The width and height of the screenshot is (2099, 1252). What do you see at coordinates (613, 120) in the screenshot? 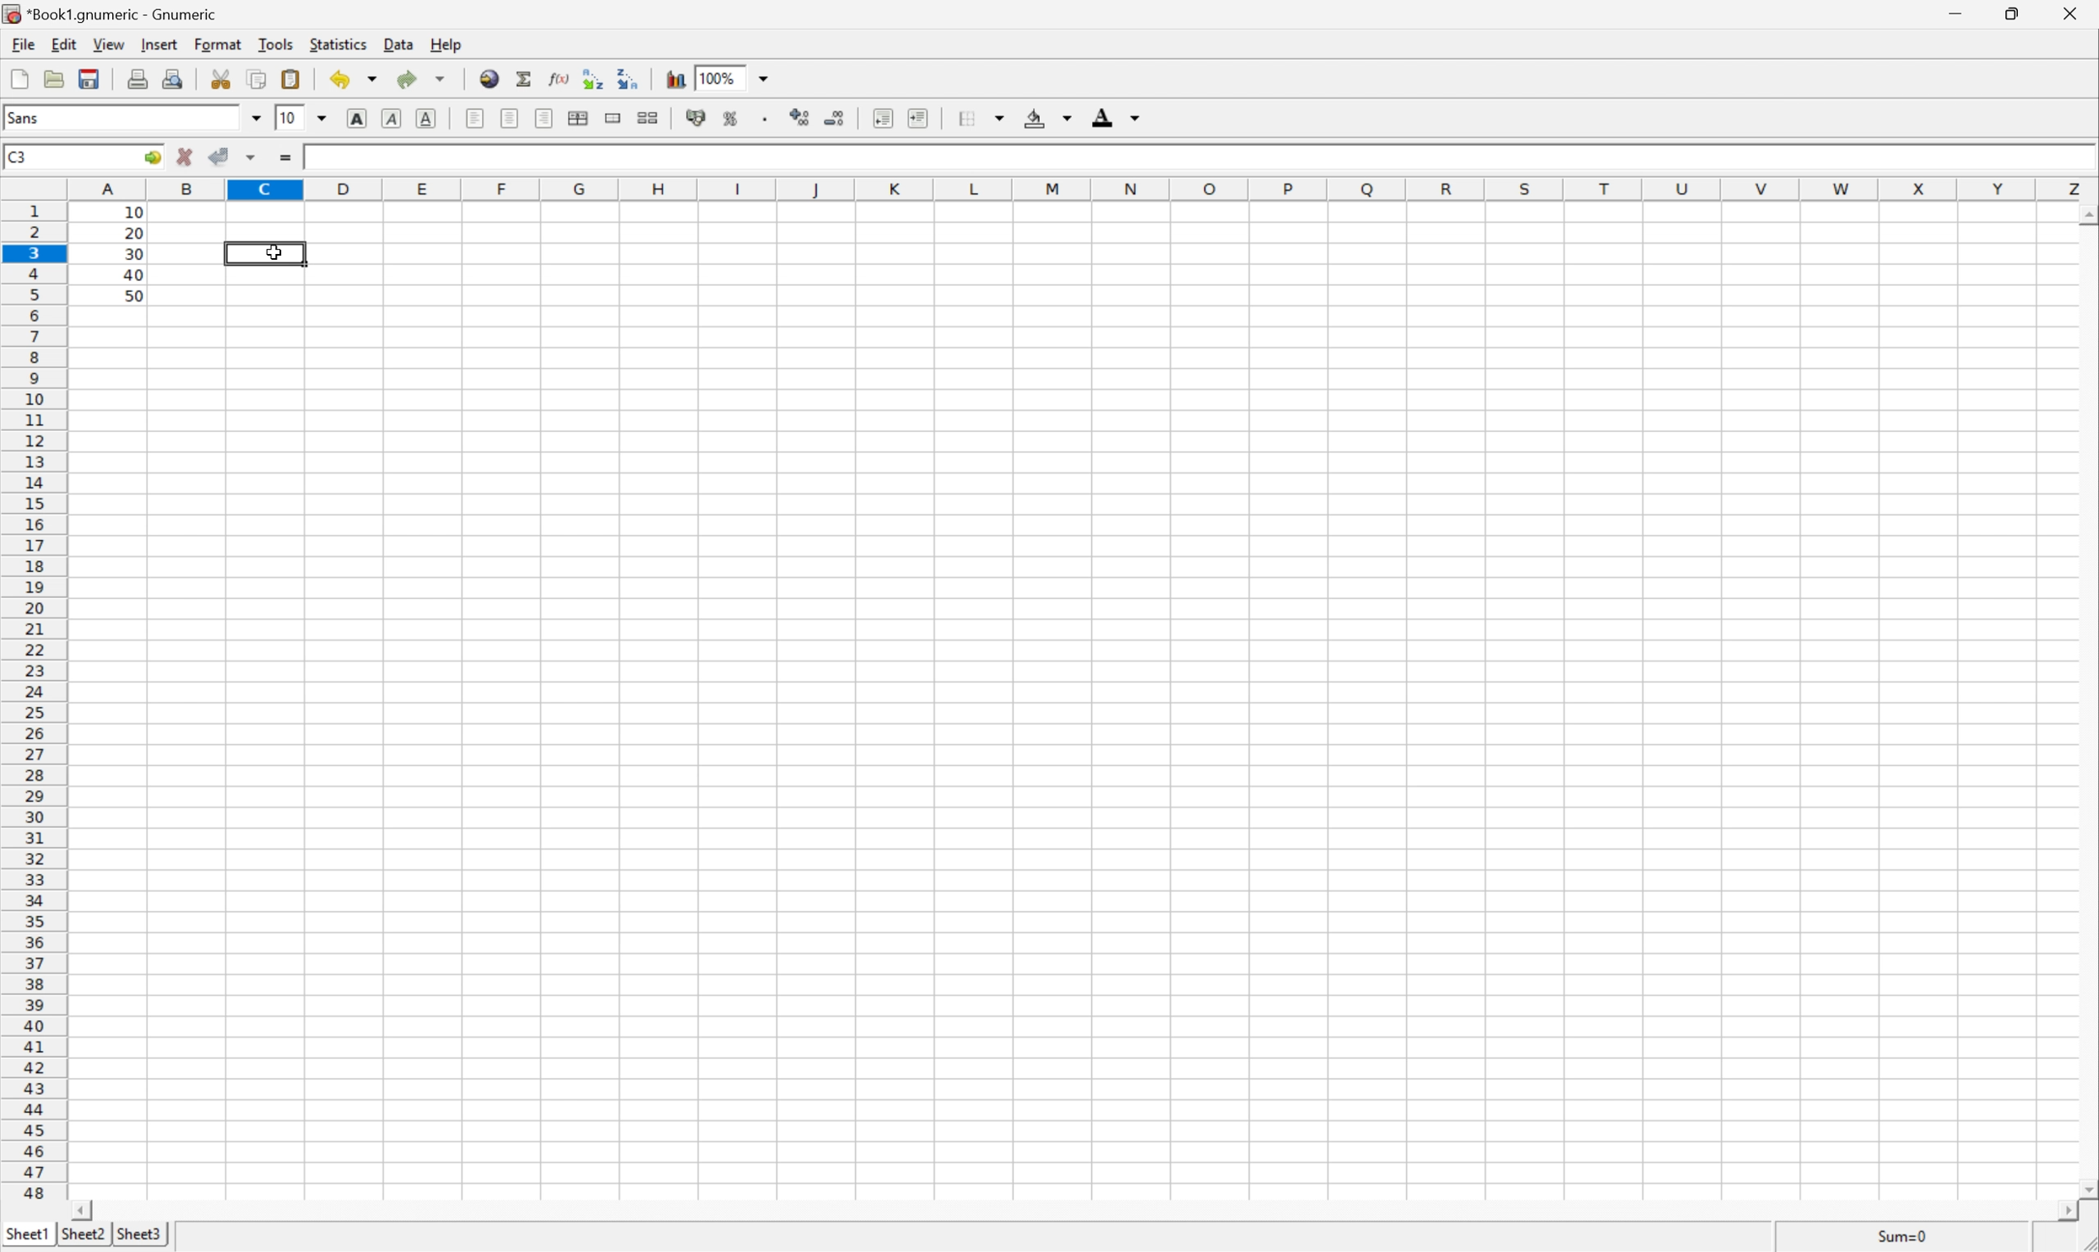
I see `Merge a range of cells` at bounding box center [613, 120].